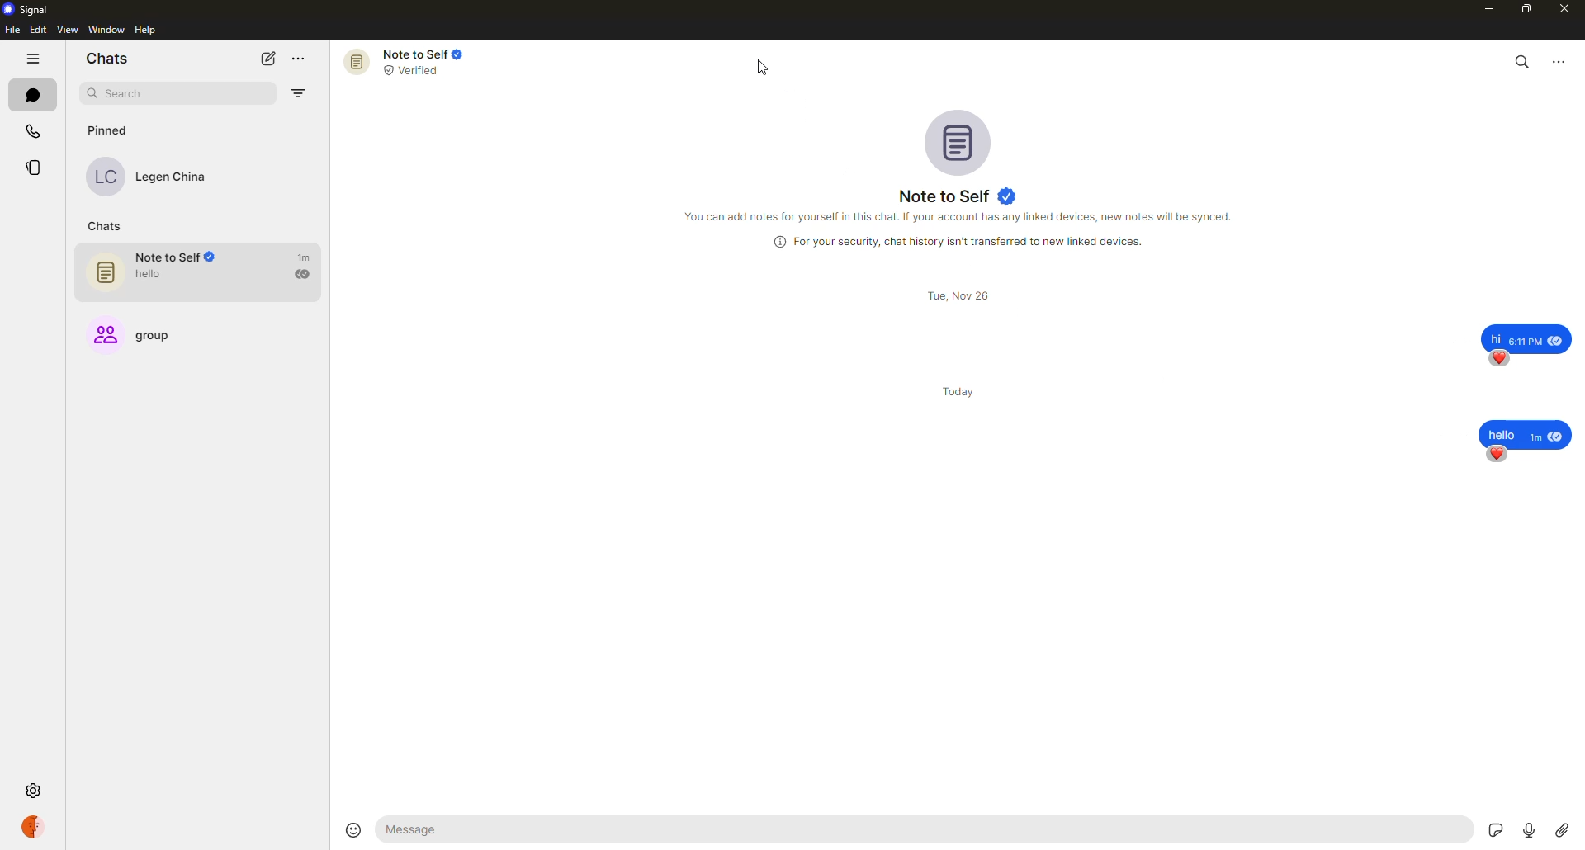 This screenshot has height=850, width=1585. Describe the element at coordinates (354, 829) in the screenshot. I see `emoji` at that location.